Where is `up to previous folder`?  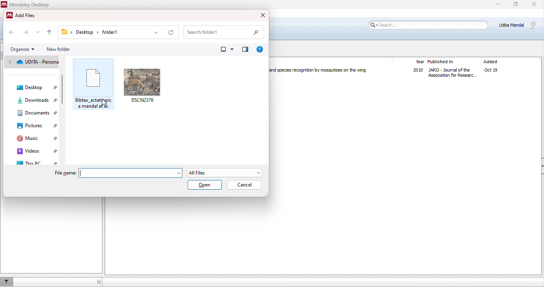 up to previous folder is located at coordinates (49, 32).